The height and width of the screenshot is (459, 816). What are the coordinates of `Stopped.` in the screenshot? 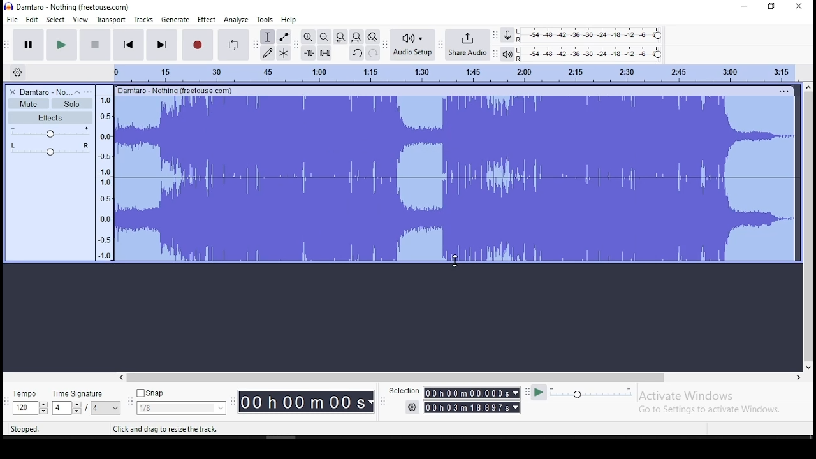 It's located at (27, 429).